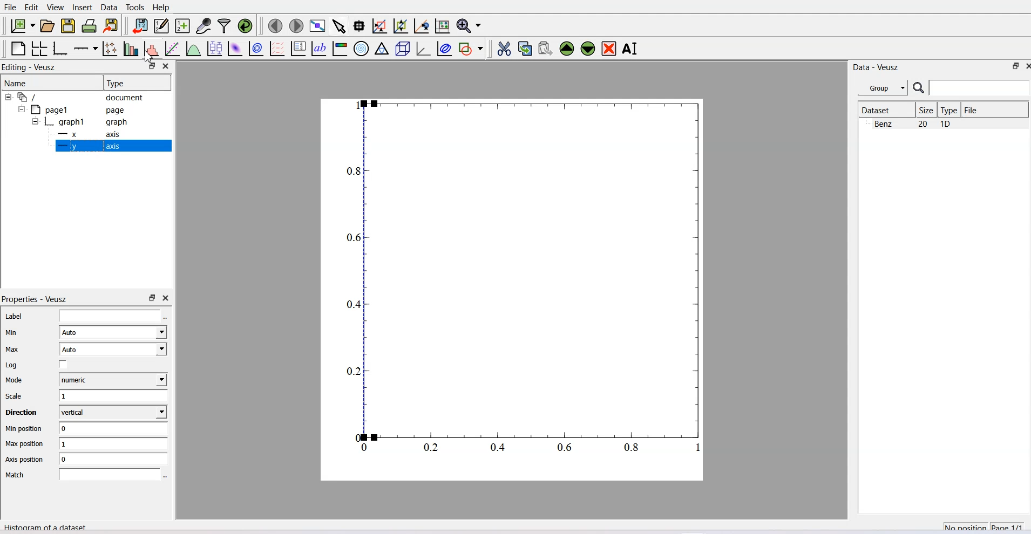  Describe the element at coordinates (152, 298) in the screenshot. I see `Maximize` at that location.